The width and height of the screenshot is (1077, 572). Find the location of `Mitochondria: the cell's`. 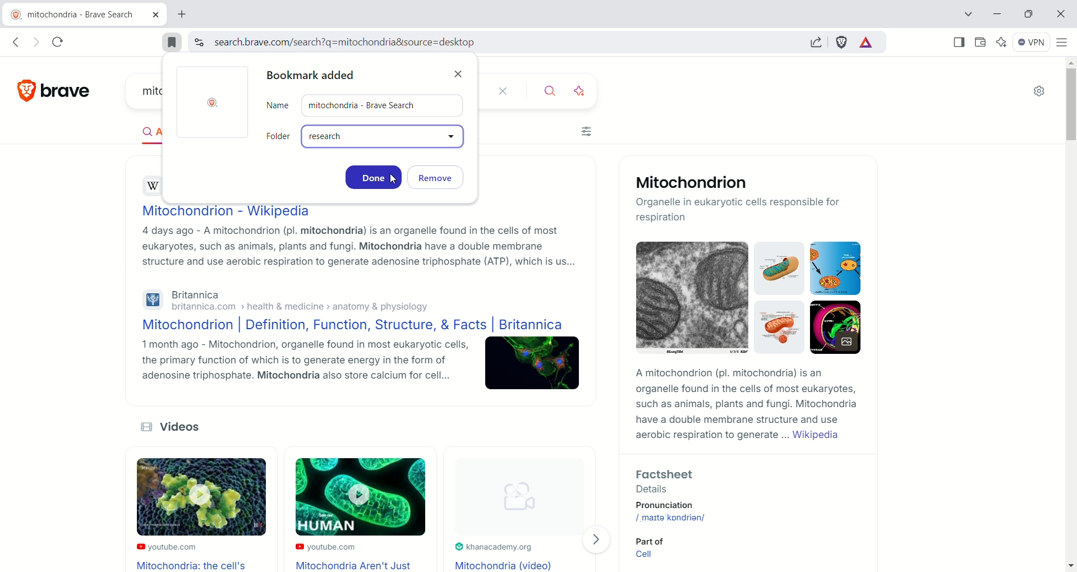

Mitochondria: the cell's is located at coordinates (194, 565).